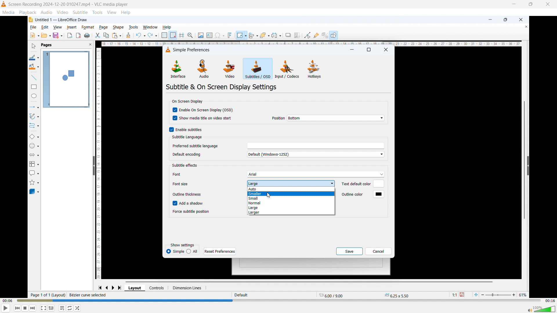 The height and width of the screenshot is (313, 557). I want to click on Subtitle font , so click(315, 174).